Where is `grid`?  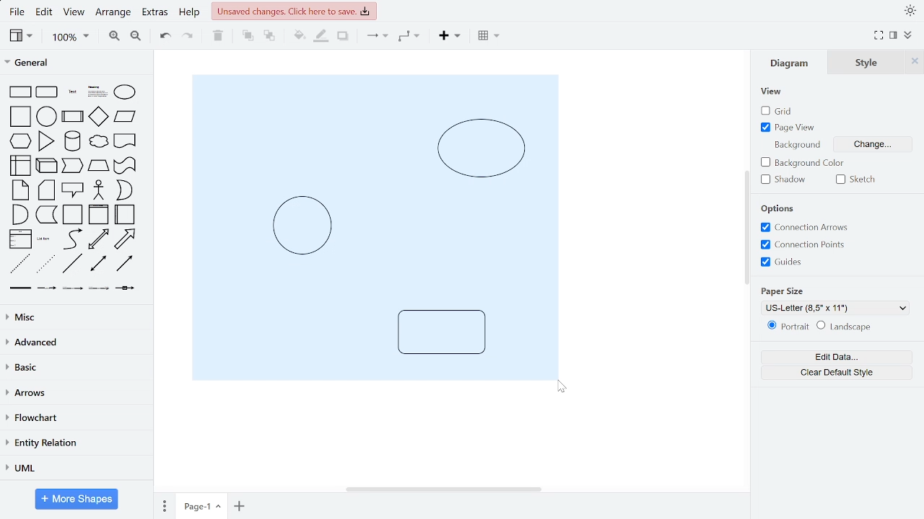 grid is located at coordinates (778, 111).